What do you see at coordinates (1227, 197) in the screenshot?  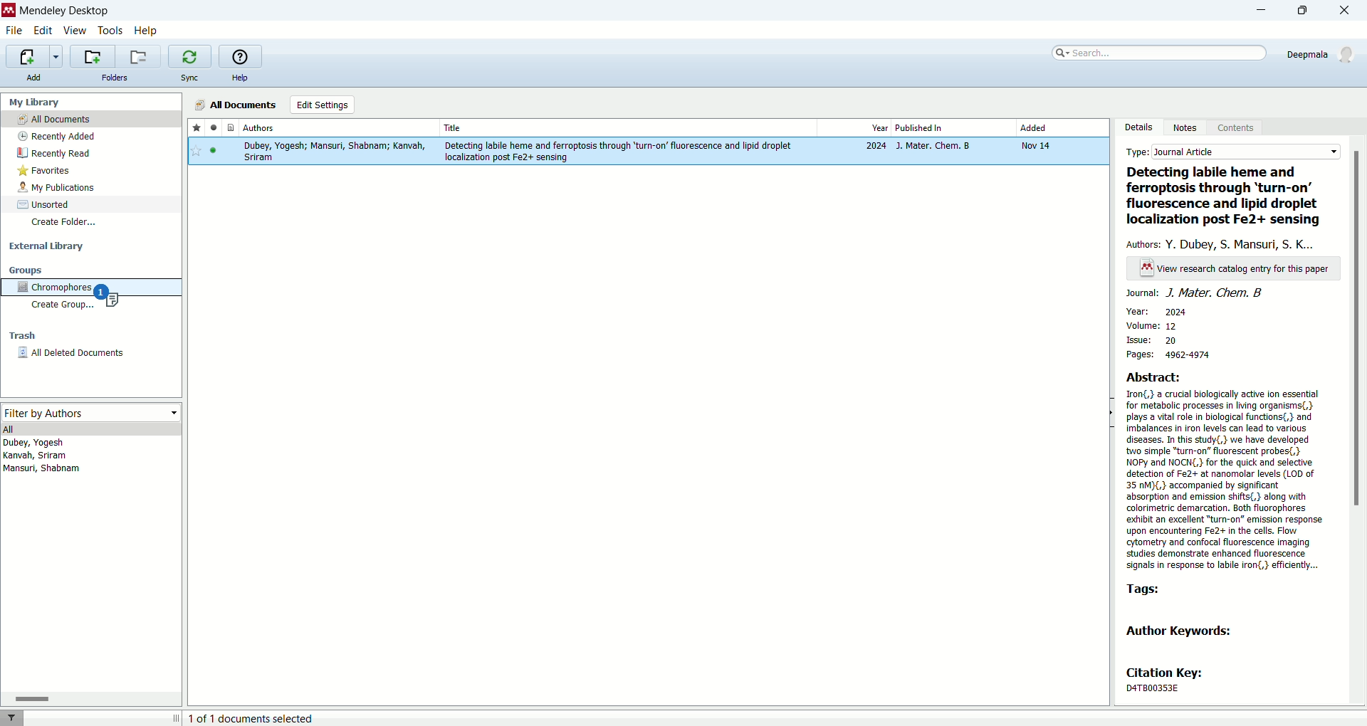 I see `Detecting labile heme and
ferroptosis through ‘turn-on’
fluorescence and lipid droplet
localization post Fe2+ sensing` at bounding box center [1227, 197].